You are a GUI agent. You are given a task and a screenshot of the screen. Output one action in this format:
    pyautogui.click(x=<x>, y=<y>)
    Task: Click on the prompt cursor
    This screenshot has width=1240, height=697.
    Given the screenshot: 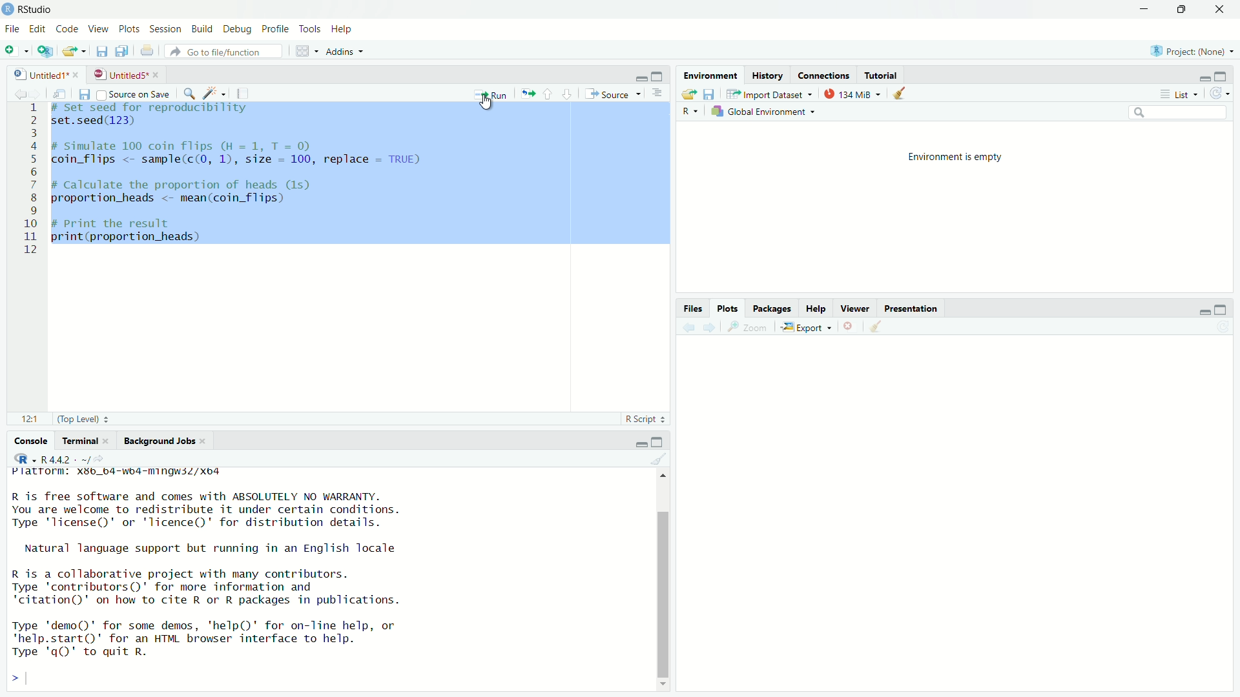 What is the action you would take?
    pyautogui.click(x=9, y=677)
    